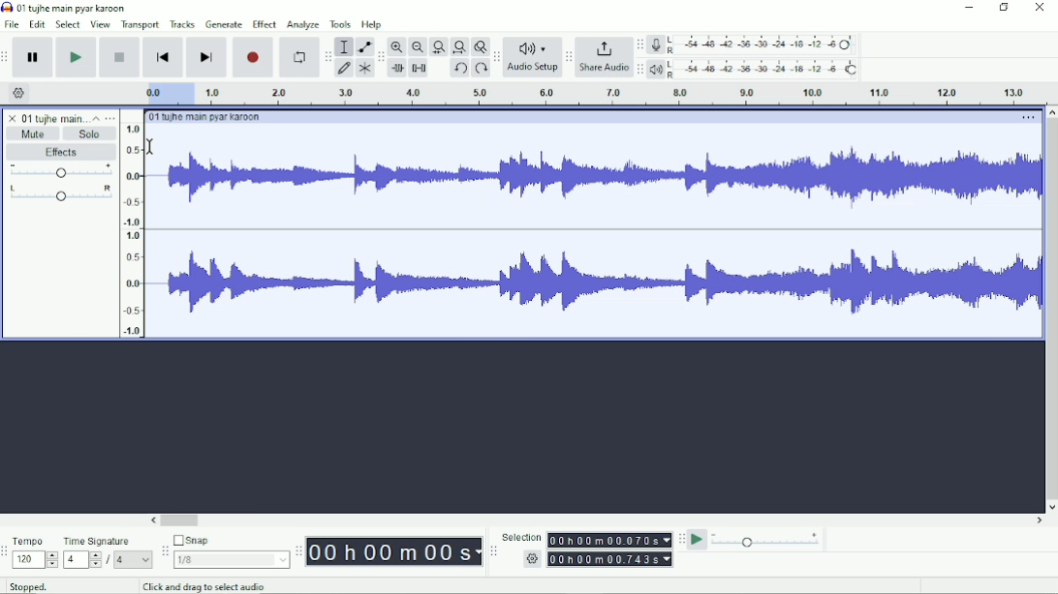 The image size is (1058, 594). What do you see at coordinates (81, 559) in the screenshot?
I see `Tempo Signature range` at bounding box center [81, 559].